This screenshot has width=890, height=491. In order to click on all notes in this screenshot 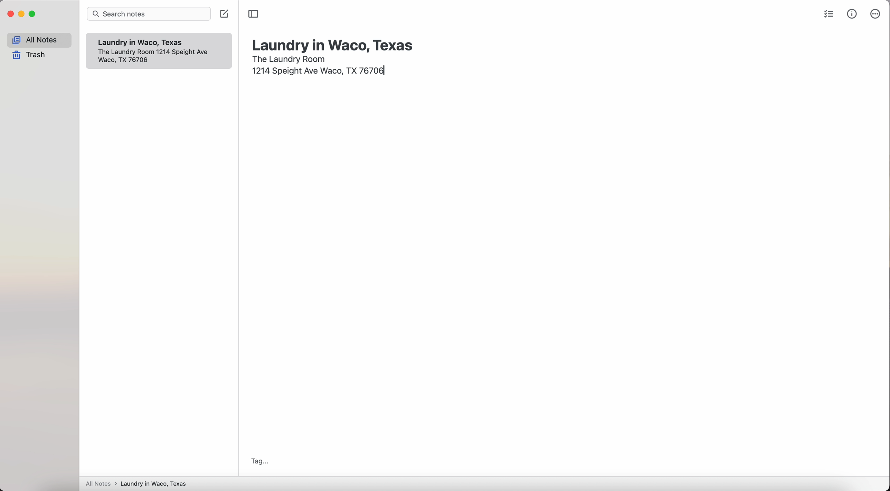, I will do `click(39, 40)`.